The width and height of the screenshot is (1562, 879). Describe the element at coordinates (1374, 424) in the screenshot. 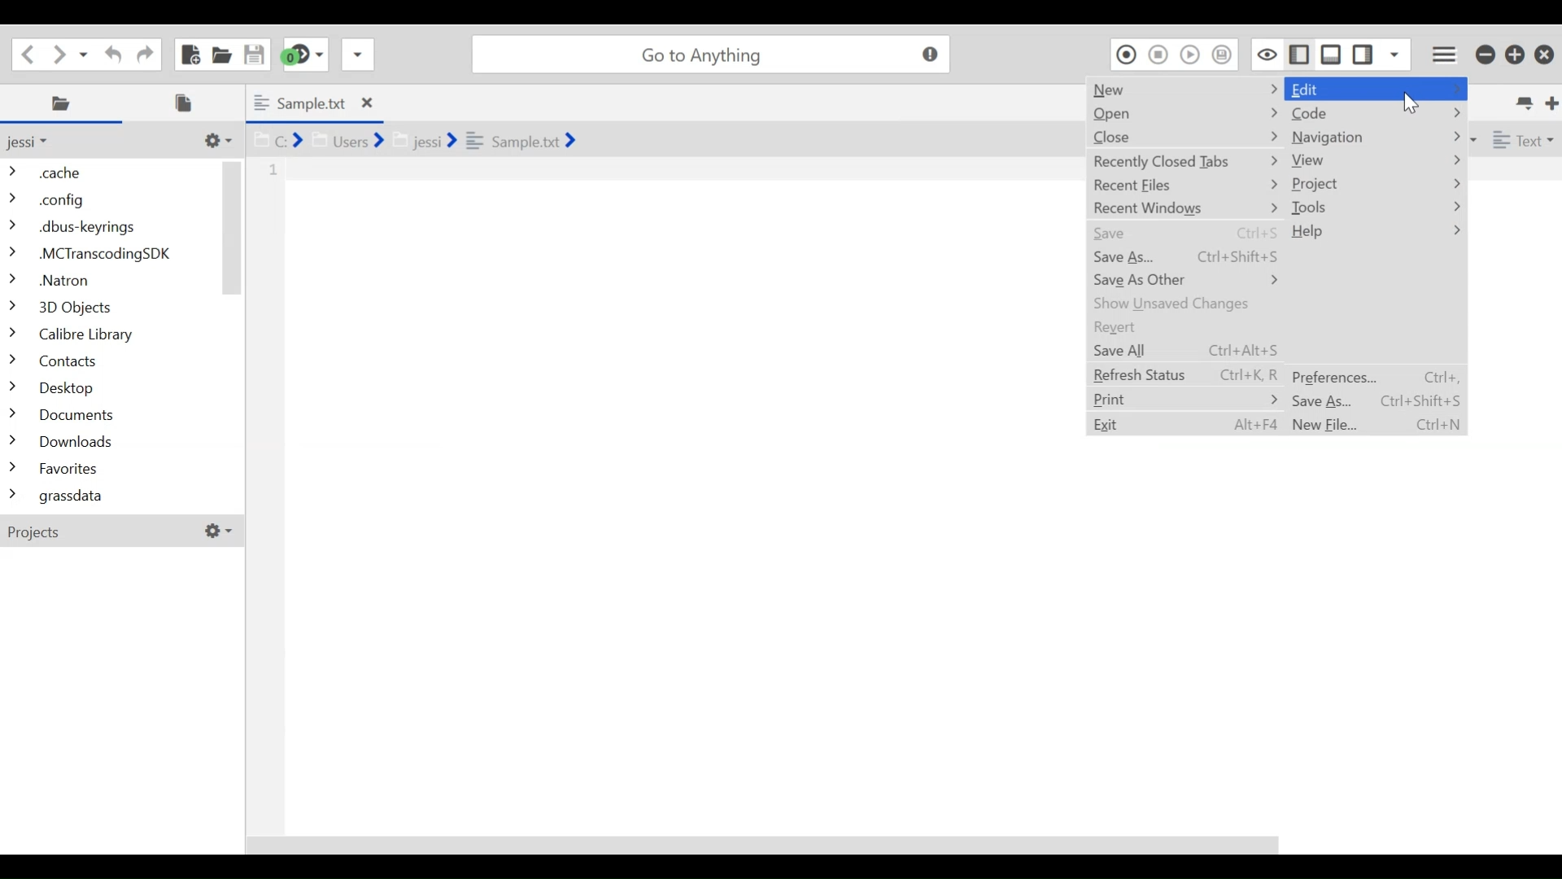

I see `New File` at that location.